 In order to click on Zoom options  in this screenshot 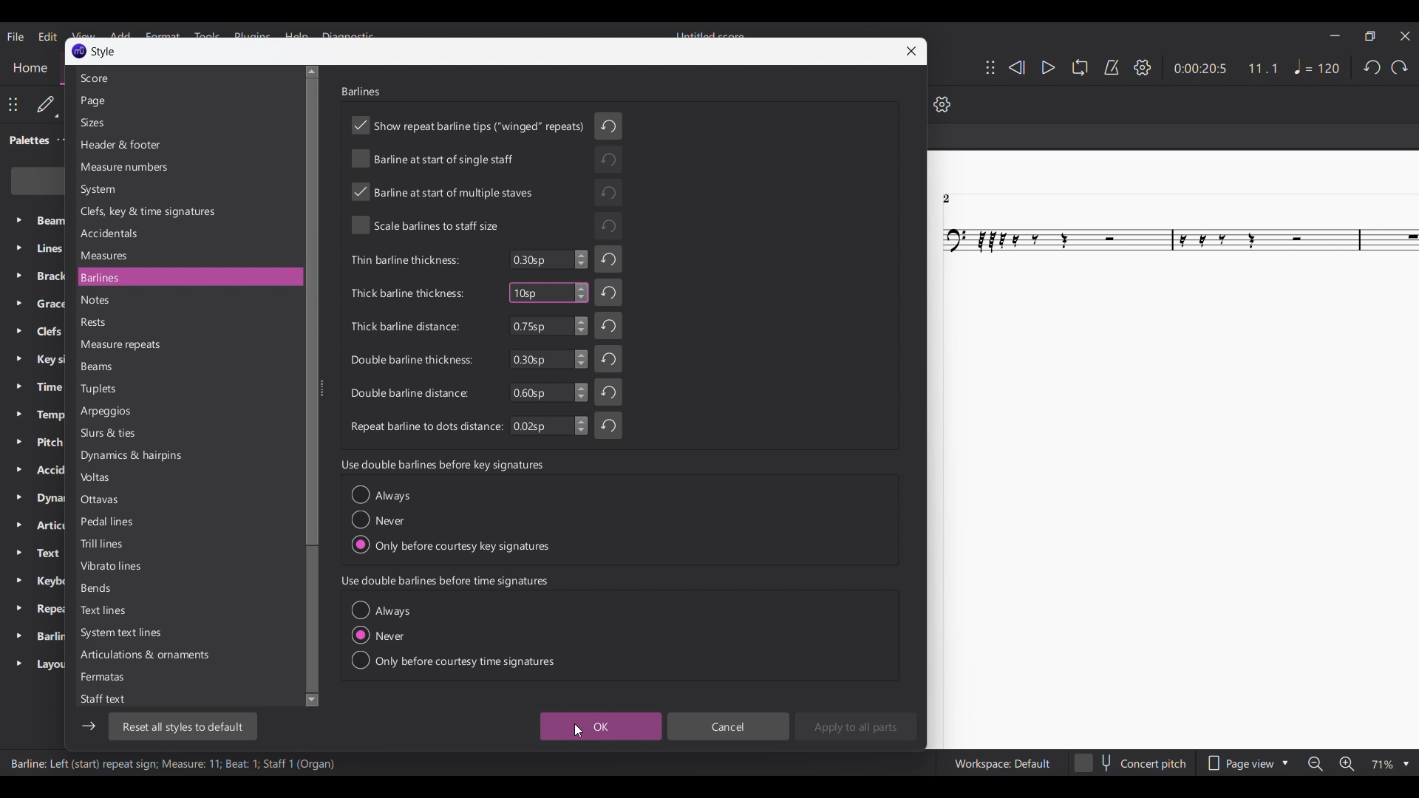, I will do `click(1390, 765)`.